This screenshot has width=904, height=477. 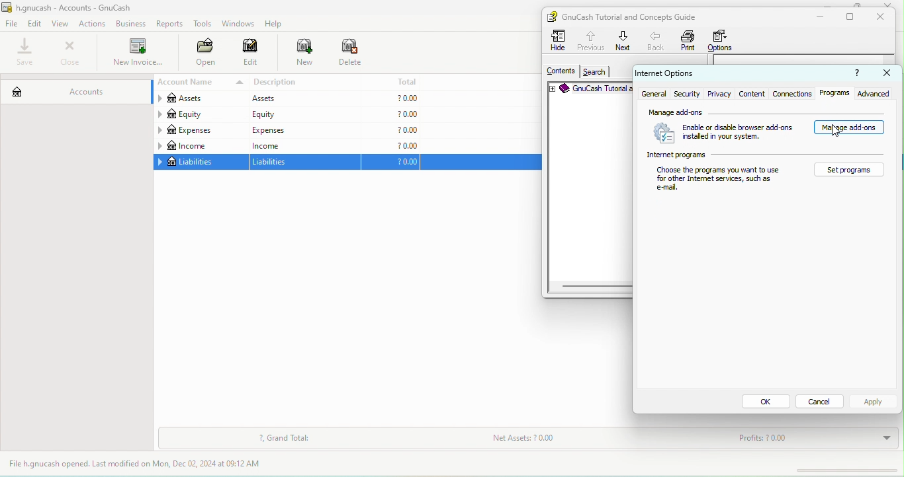 What do you see at coordinates (723, 40) in the screenshot?
I see `options` at bounding box center [723, 40].